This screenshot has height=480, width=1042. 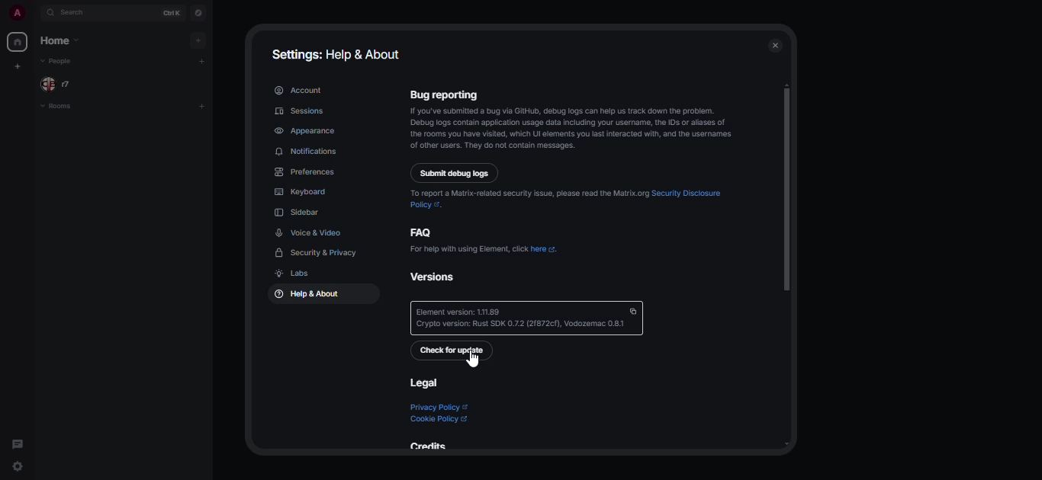 I want to click on sessions, so click(x=301, y=110).